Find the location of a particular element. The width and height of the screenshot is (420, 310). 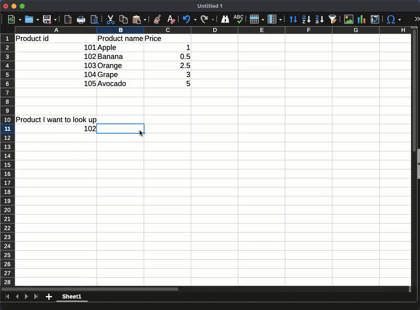

sheet1 is located at coordinates (72, 297).